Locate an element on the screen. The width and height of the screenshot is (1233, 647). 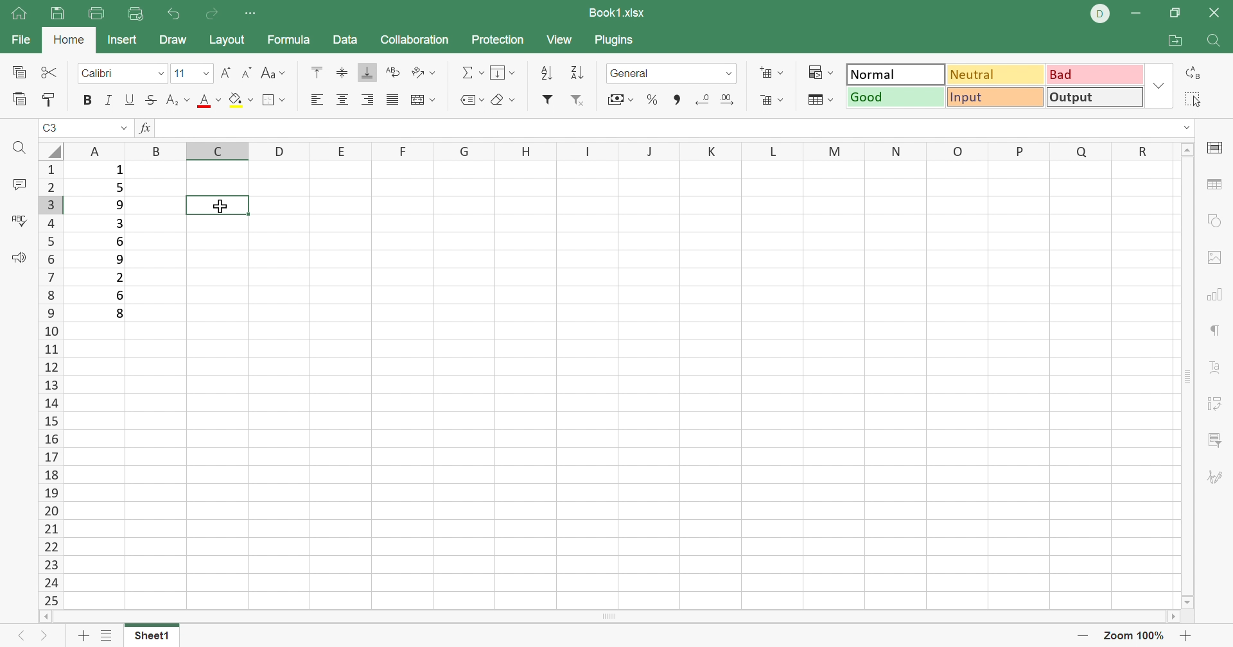
Italic is located at coordinates (110, 99).